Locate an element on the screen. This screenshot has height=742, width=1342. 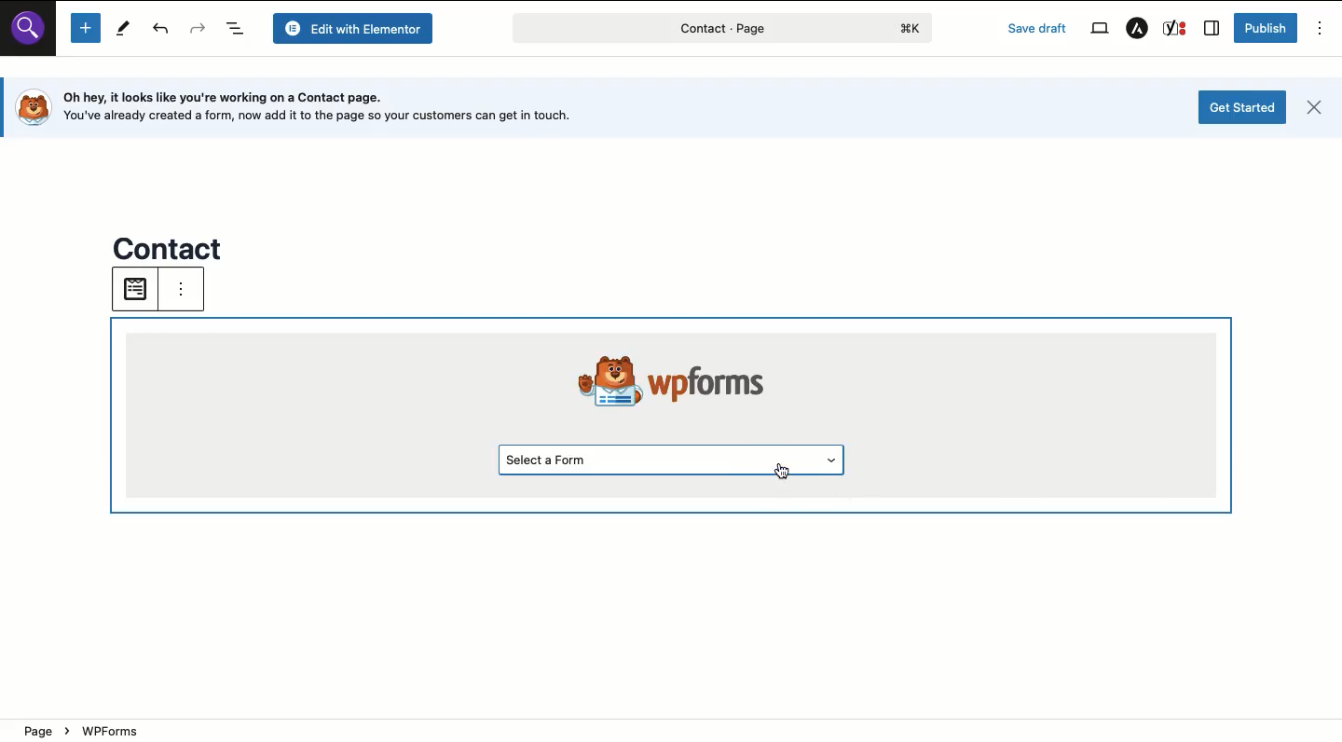
Oh hey, it looks like you're working on a Contact page.
[o} You've already created a form, now add it to the page so your customers can get in touch. is located at coordinates (335, 106).